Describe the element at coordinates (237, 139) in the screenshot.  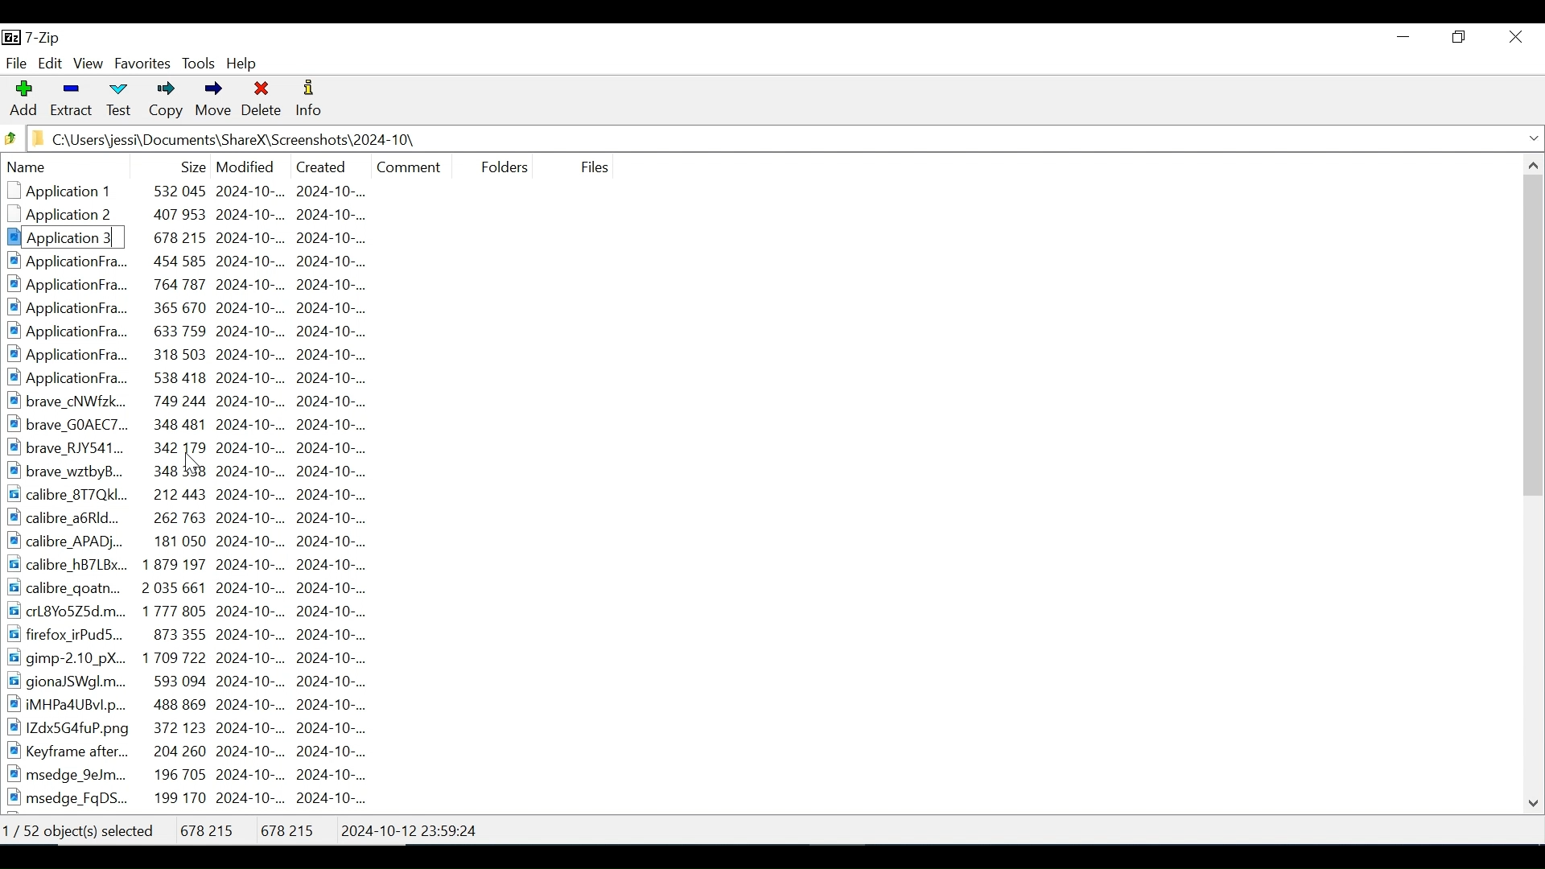
I see `C:\Users\jessi\Documents\ShareX\Screenshots\2024-10\` at that location.